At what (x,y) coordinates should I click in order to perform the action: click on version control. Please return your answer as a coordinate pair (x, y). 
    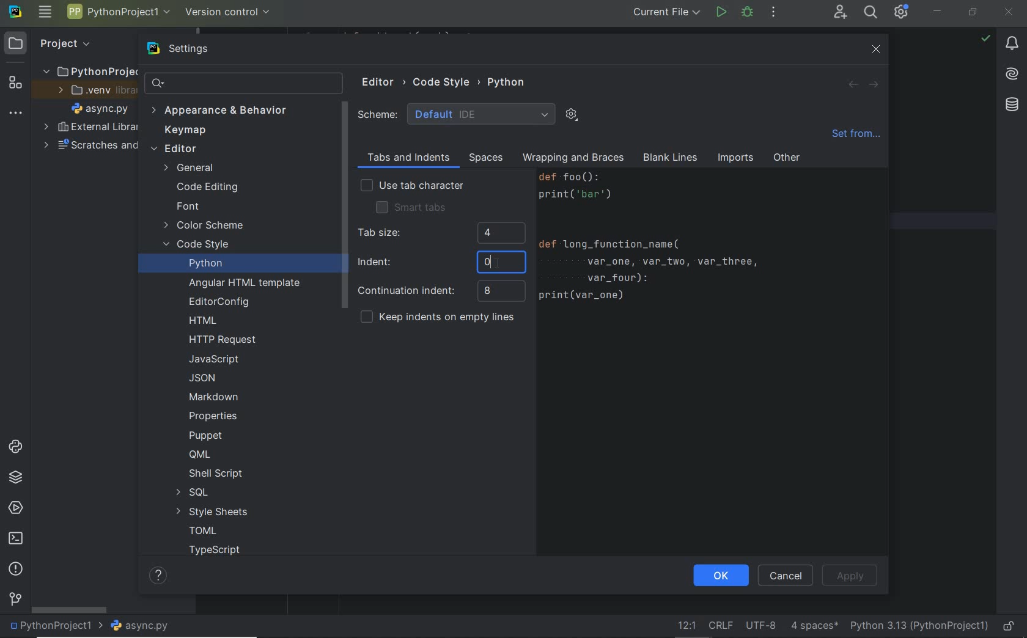
    Looking at the image, I should click on (15, 601).